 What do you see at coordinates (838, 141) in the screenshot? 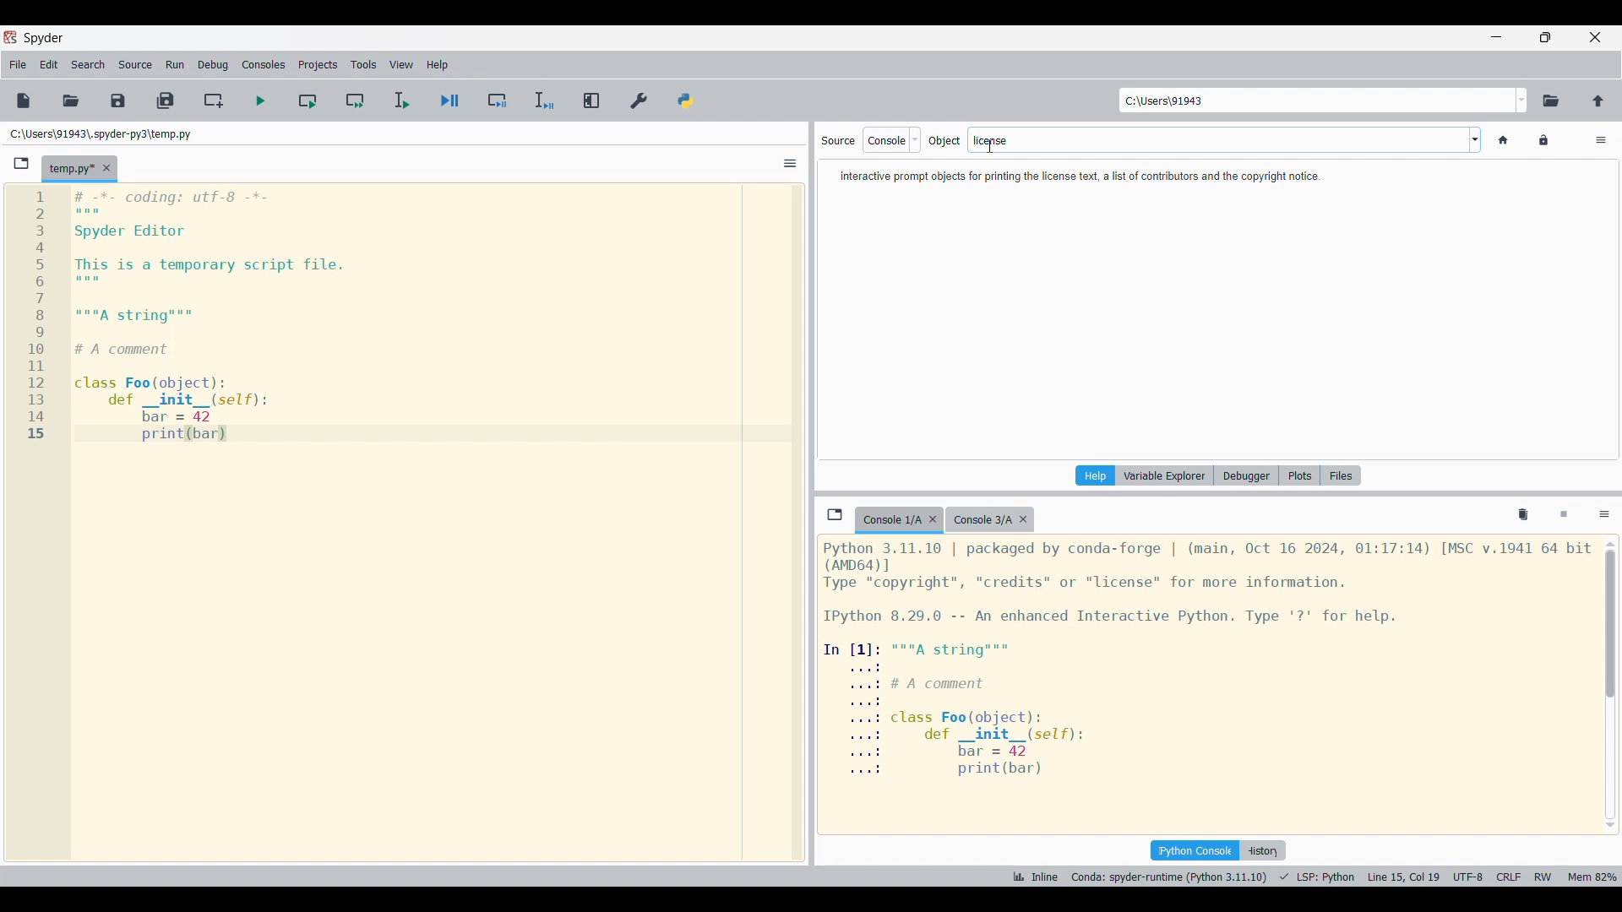
I see `Indicates source options` at bounding box center [838, 141].